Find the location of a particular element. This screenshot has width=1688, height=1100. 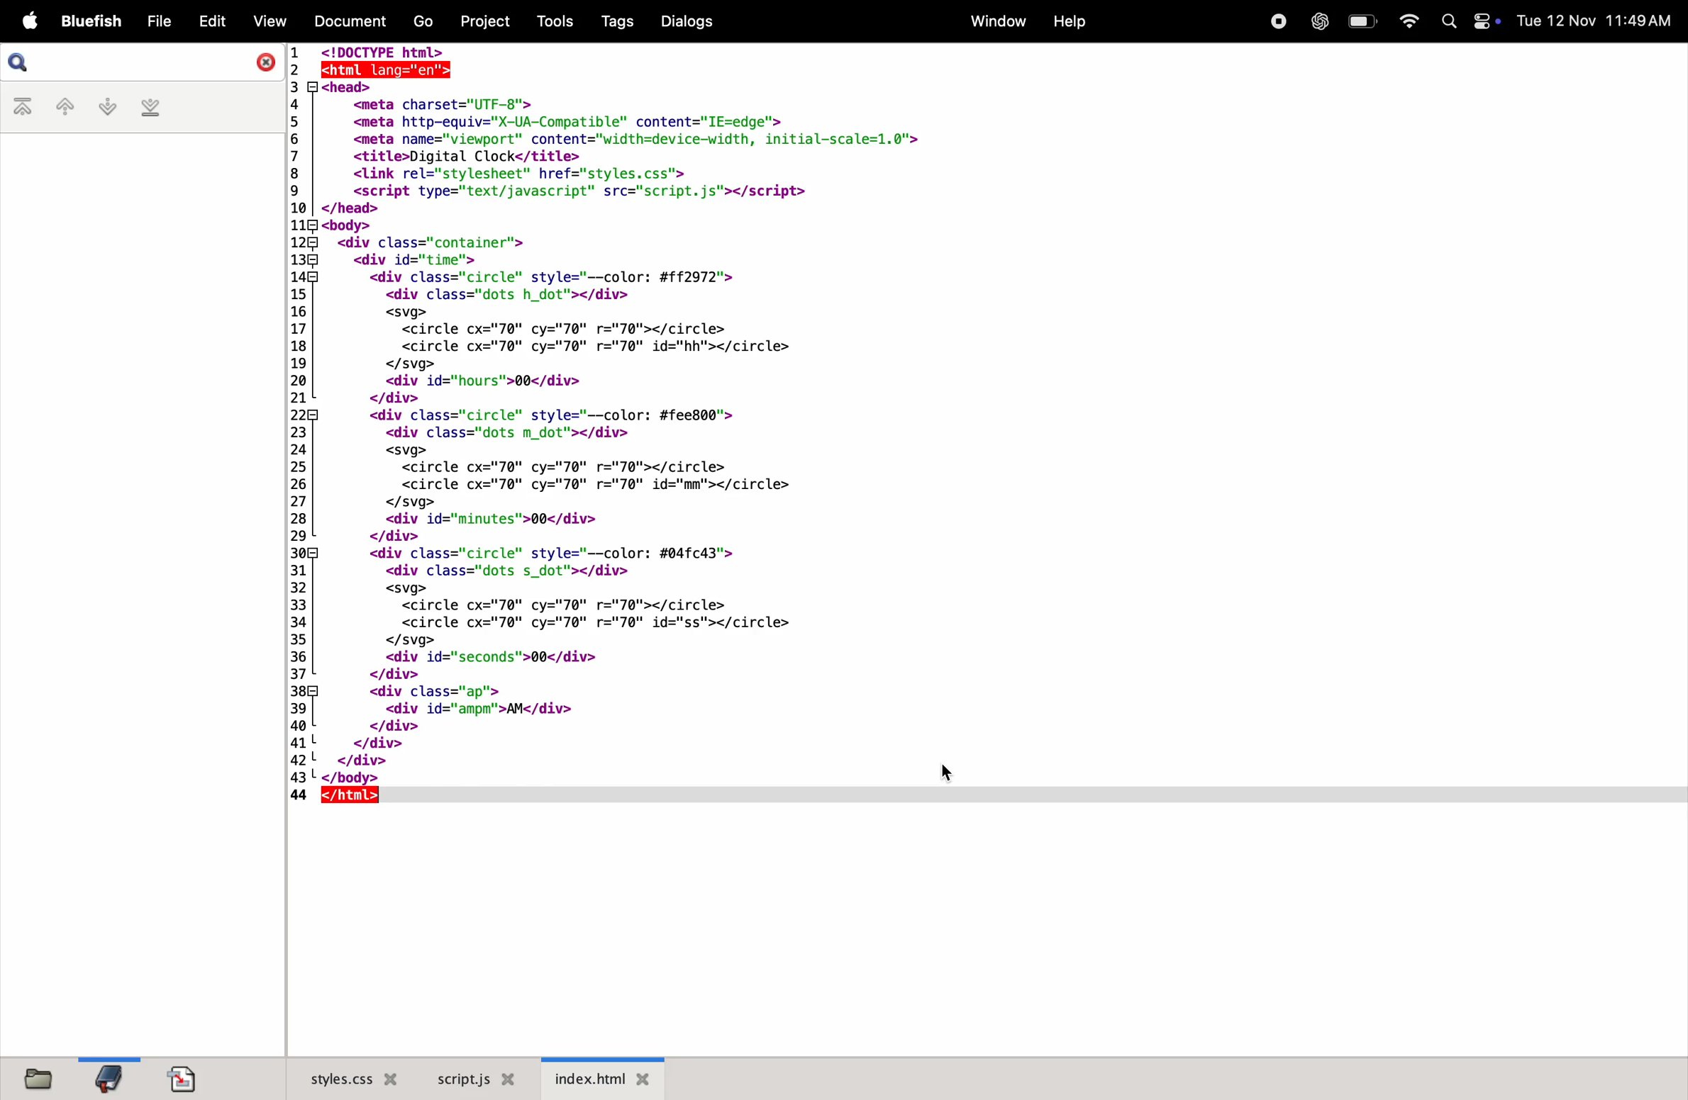

import doc is located at coordinates (182, 1078).